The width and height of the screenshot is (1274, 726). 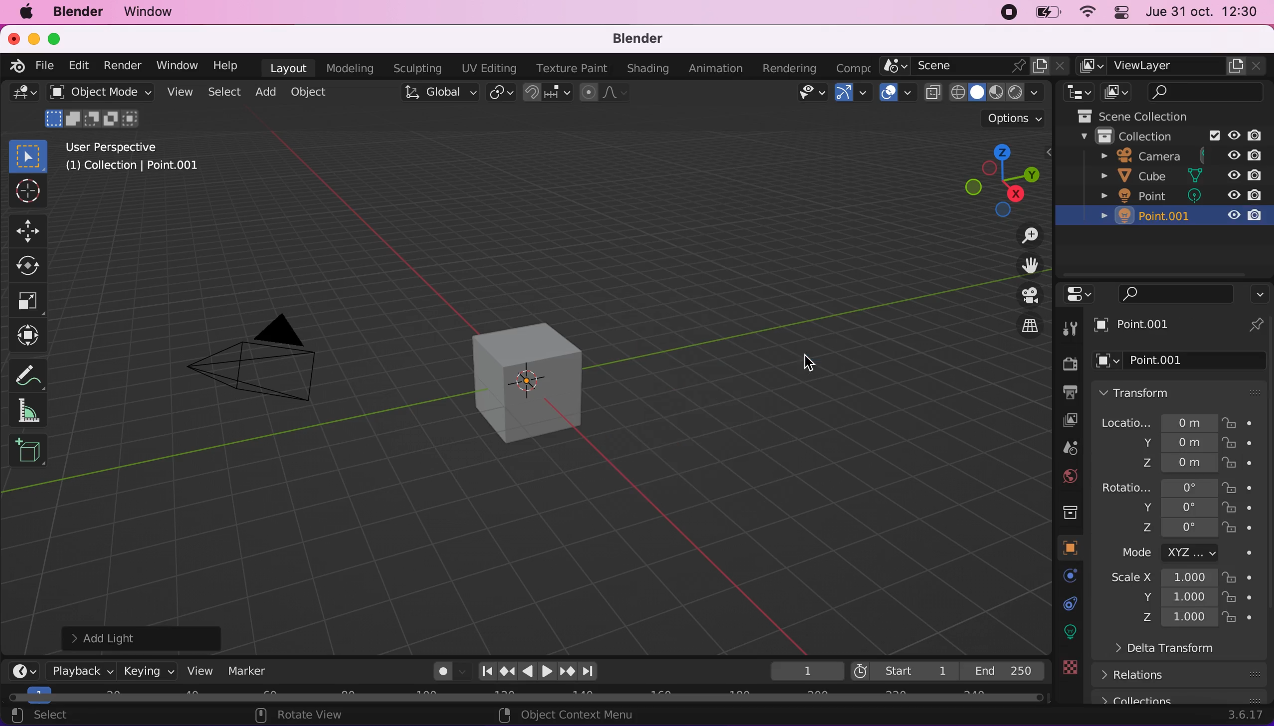 I want to click on blender, so click(x=80, y=13).